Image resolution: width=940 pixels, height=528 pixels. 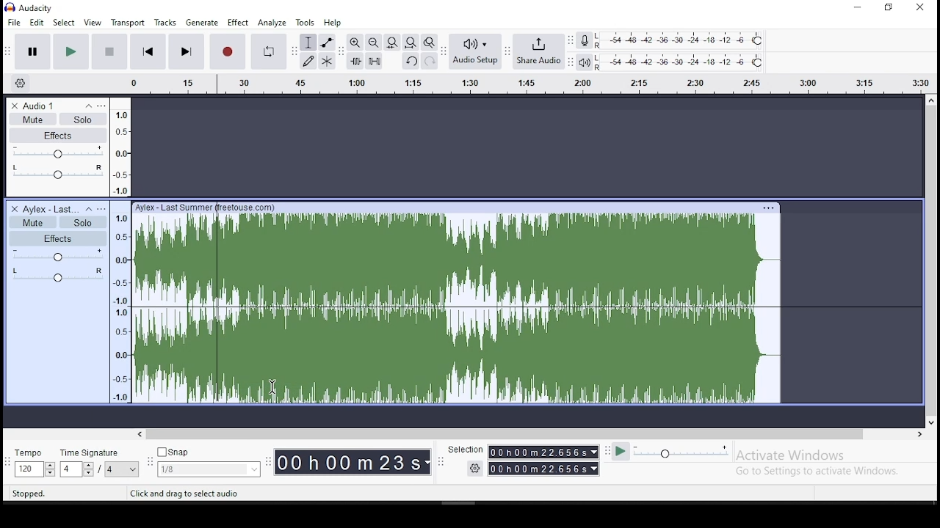 What do you see at coordinates (209, 462) in the screenshot?
I see `snap` at bounding box center [209, 462].